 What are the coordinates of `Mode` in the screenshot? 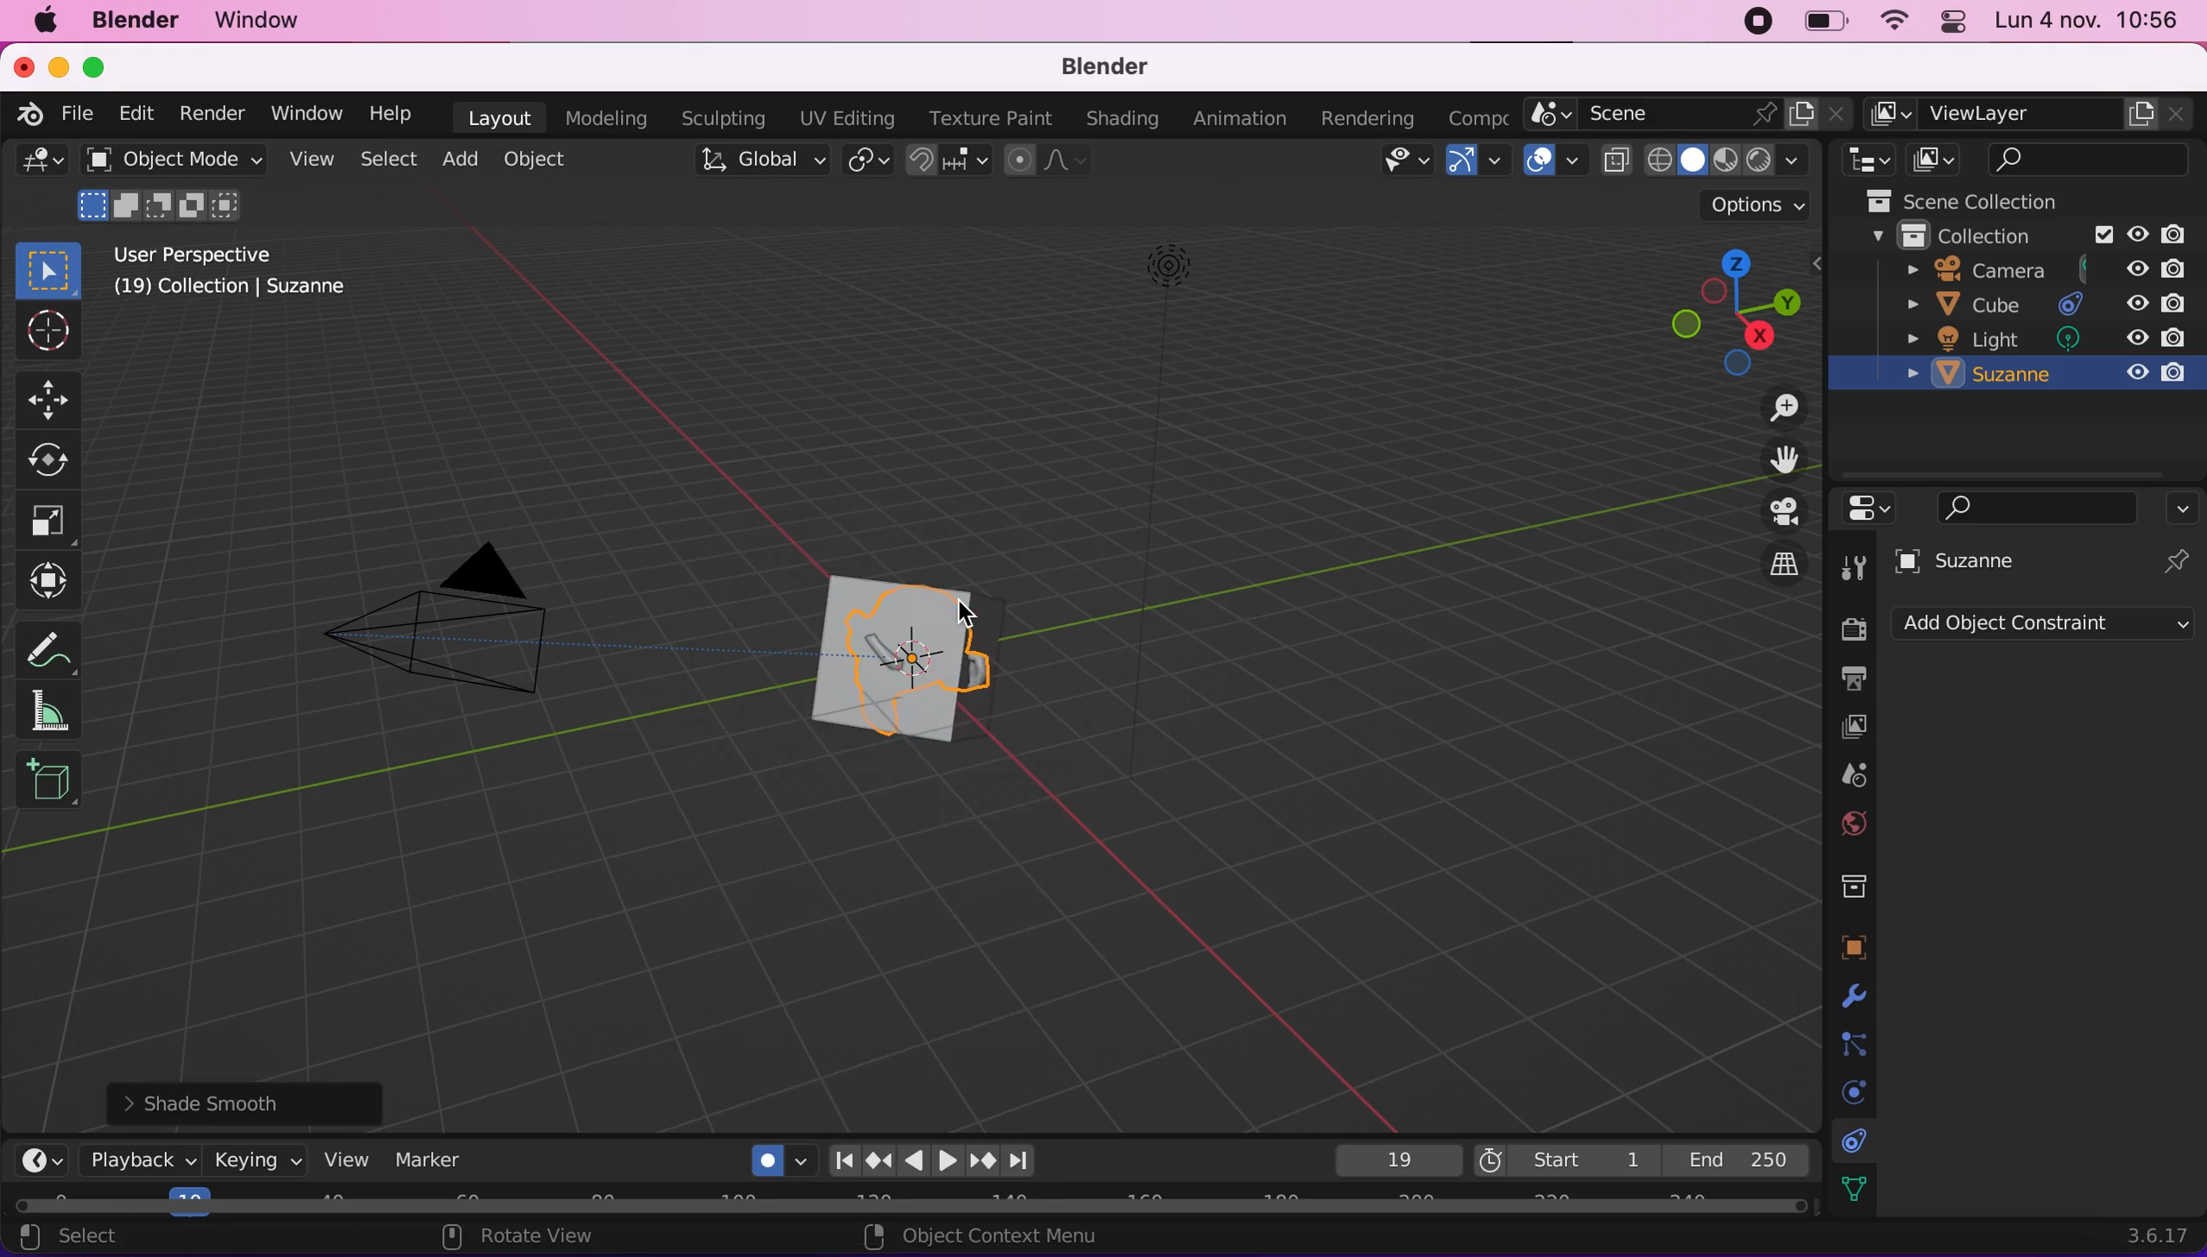 It's located at (161, 205).